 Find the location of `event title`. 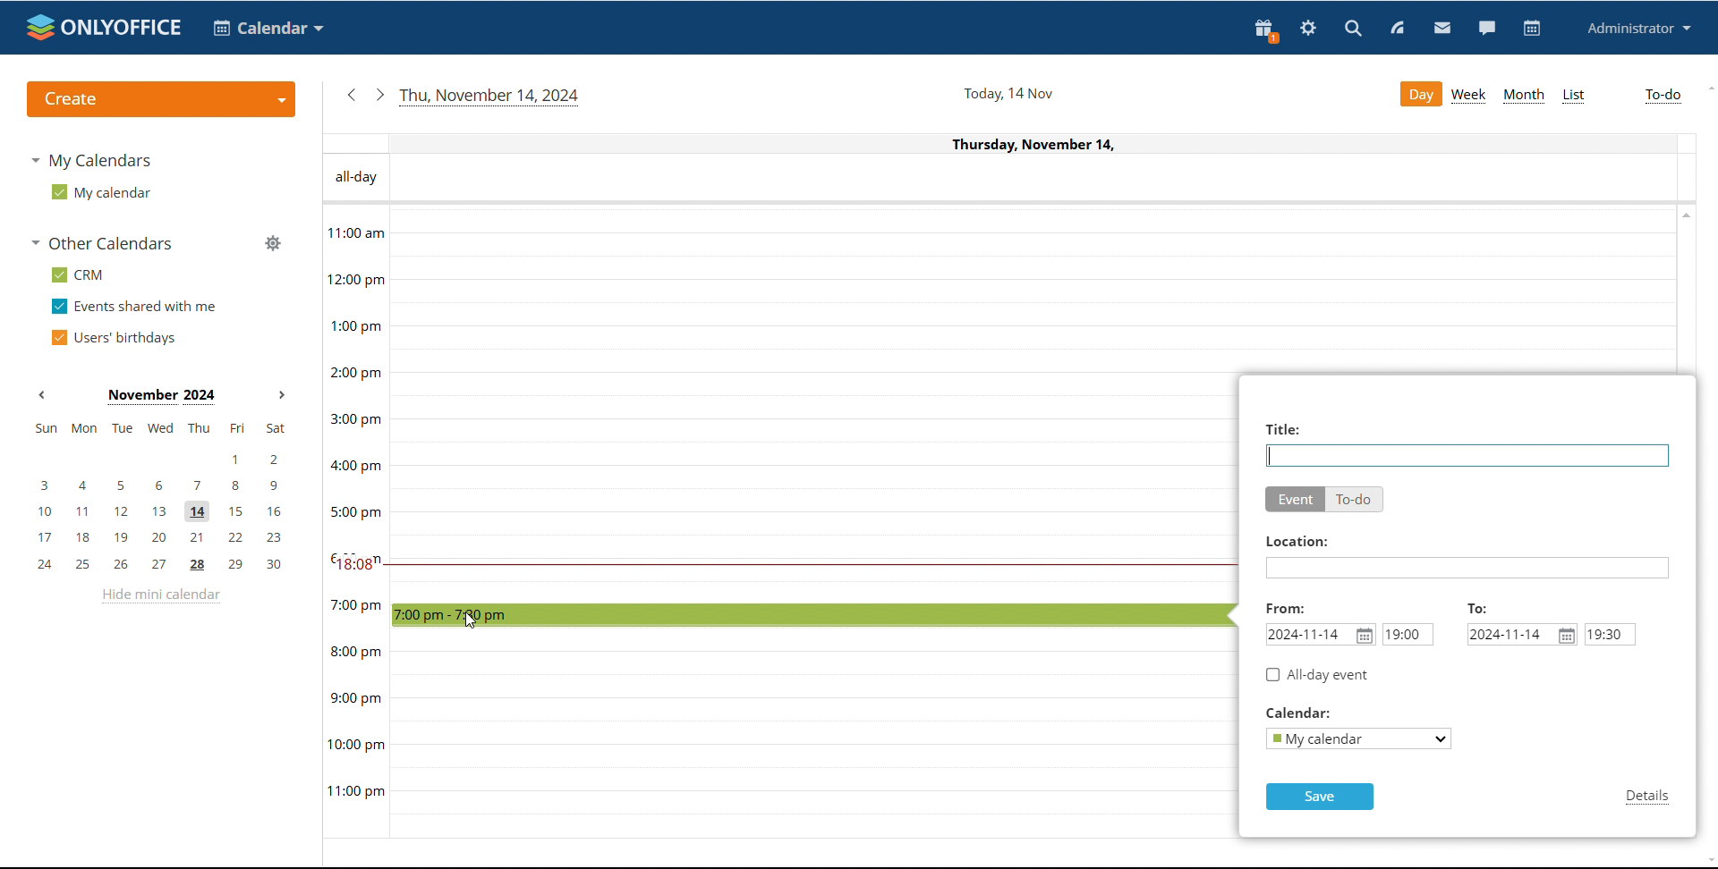

event title is located at coordinates (1466, 456).